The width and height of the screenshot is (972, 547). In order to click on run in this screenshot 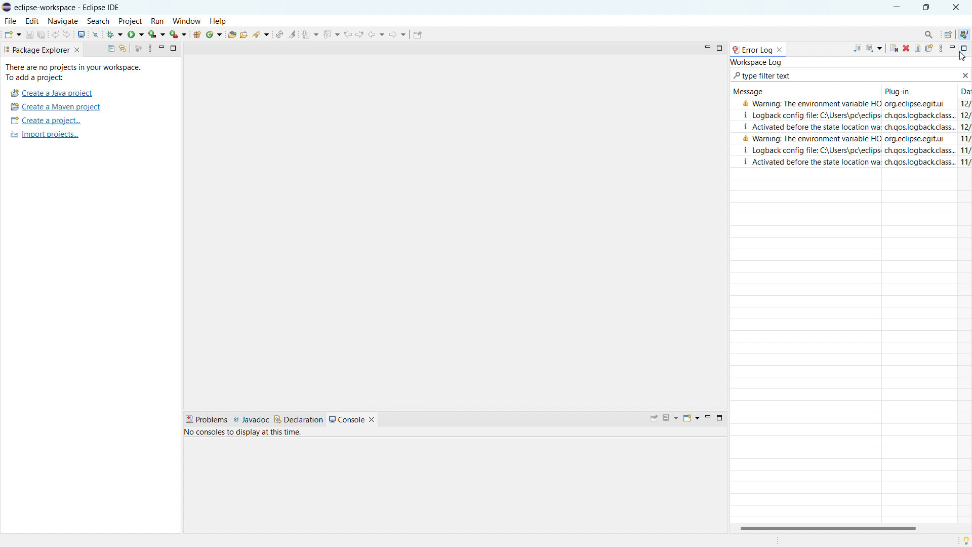, I will do `click(160, 21)`.